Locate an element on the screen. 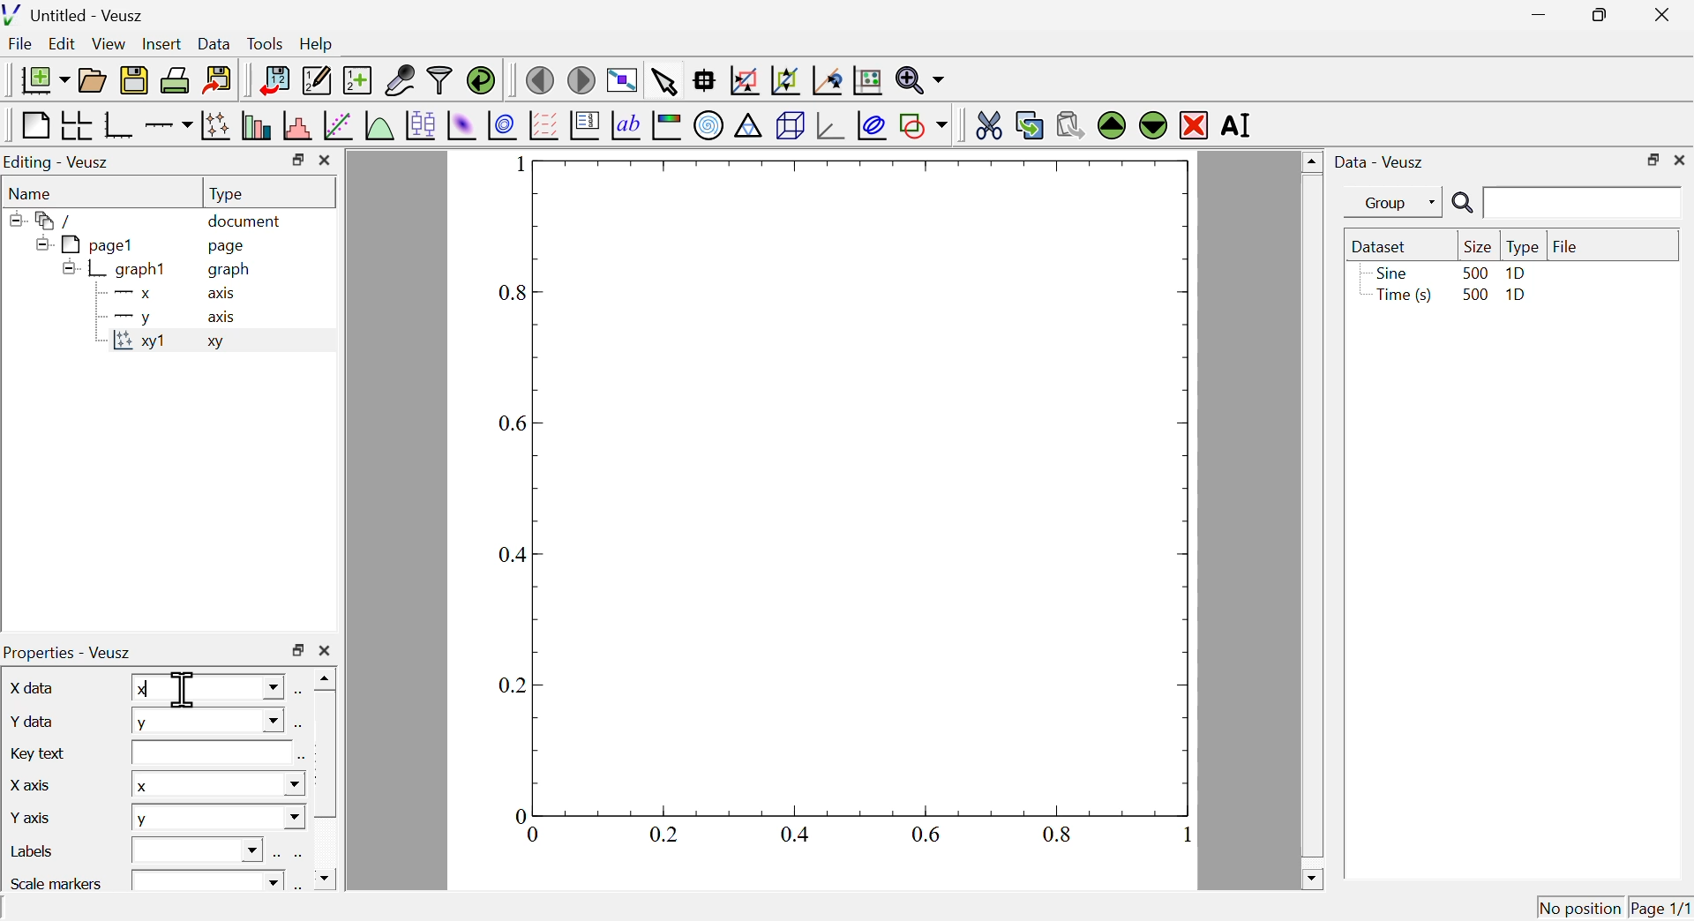  no position is located at coordinates (1580, 906).